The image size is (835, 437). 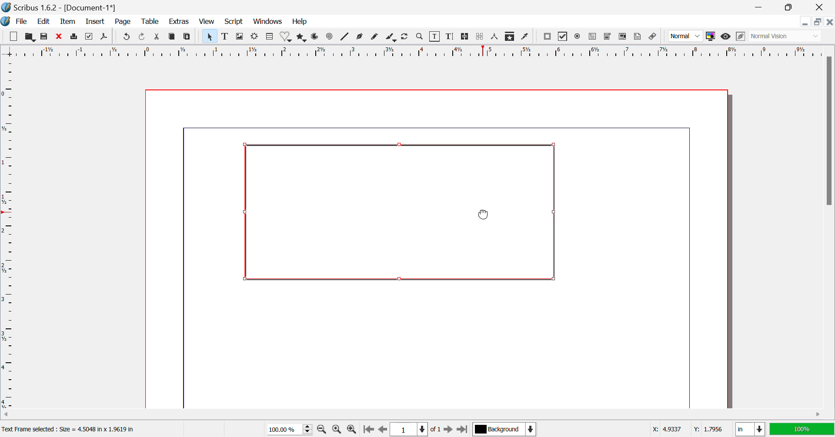 What do you see at coordinates (451, 37) in the screenshot?
I see `Edit Text with Story Editor` at bounding box center [451, 37].